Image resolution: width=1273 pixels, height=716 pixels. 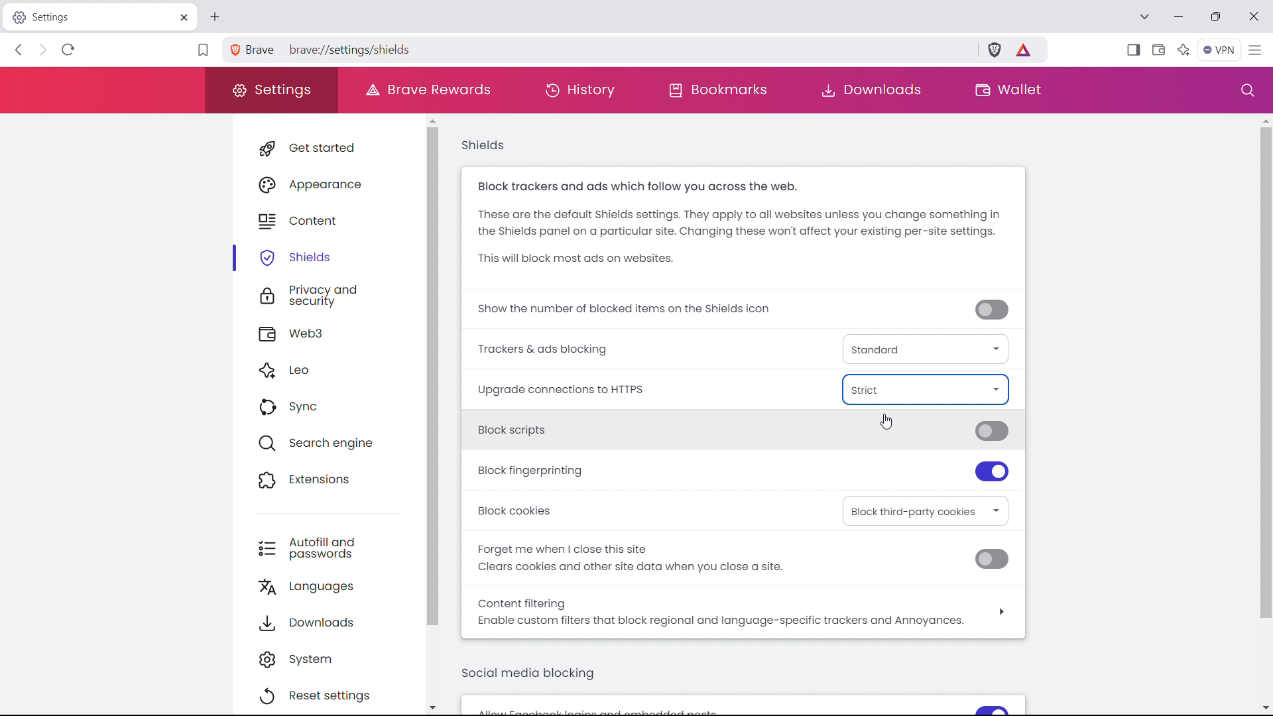 What do you see at coordinates (1179, 17) in the screenshot?
I see `minimize` at bounding box center [1179, 17].